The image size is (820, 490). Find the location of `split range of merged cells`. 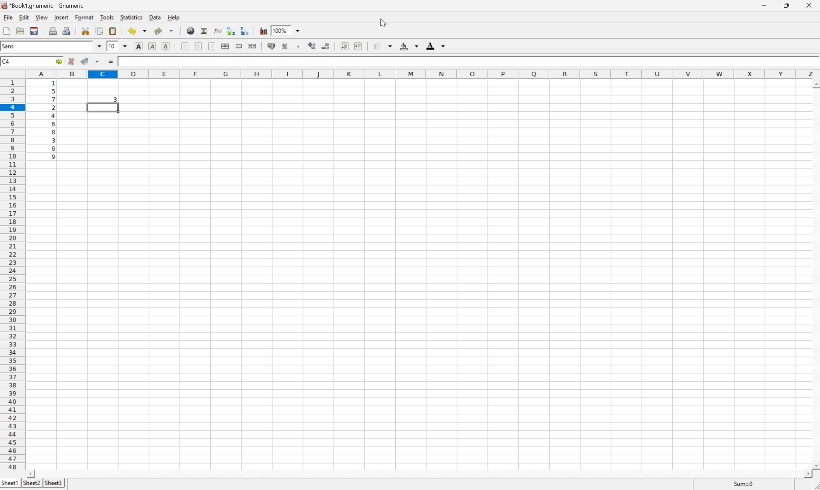

split range of merged cells is located at coordinates (254, 45).